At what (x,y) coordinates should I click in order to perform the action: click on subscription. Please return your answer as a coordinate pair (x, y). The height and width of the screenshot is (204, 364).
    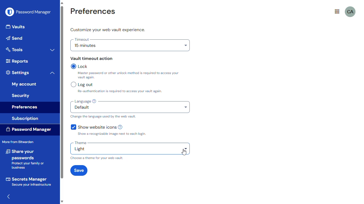
    Looking at the image, I should click on (25, 119).